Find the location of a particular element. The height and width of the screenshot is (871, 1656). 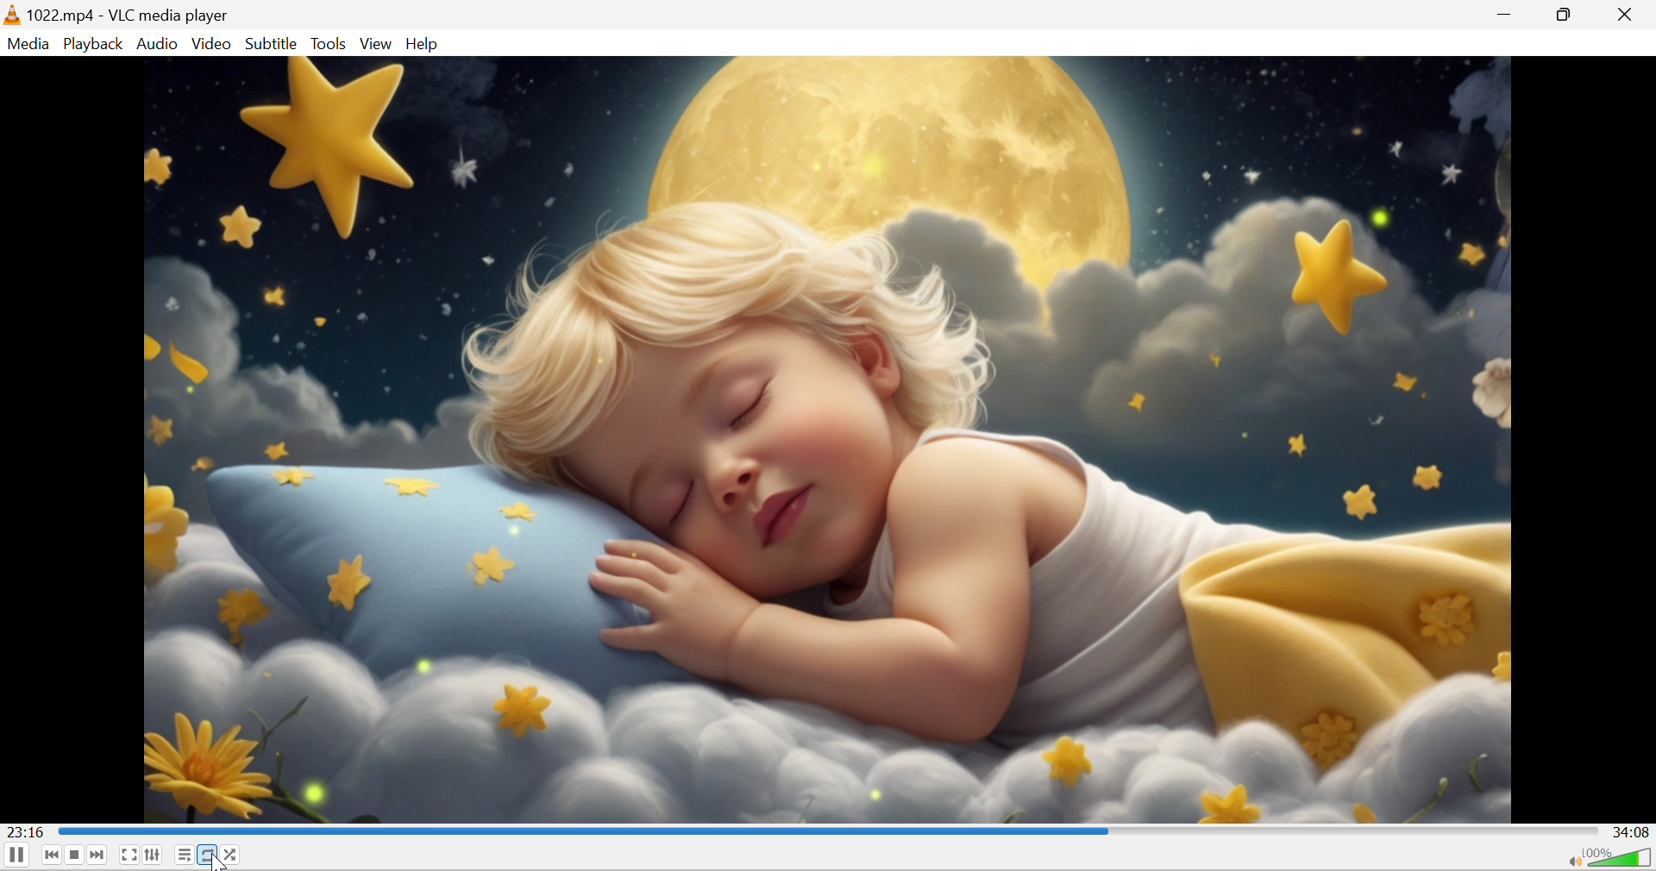

Stop playback is located at coordinates (78, 855).